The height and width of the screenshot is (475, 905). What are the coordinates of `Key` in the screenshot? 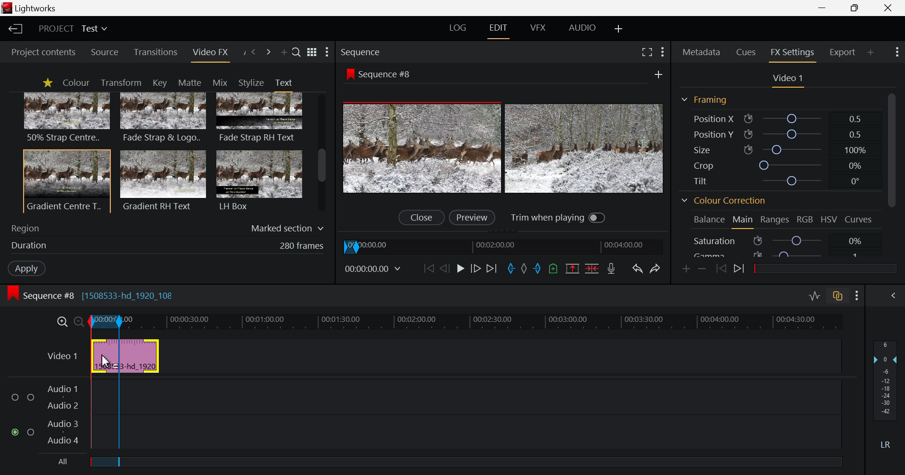 It's located at (159, 83).